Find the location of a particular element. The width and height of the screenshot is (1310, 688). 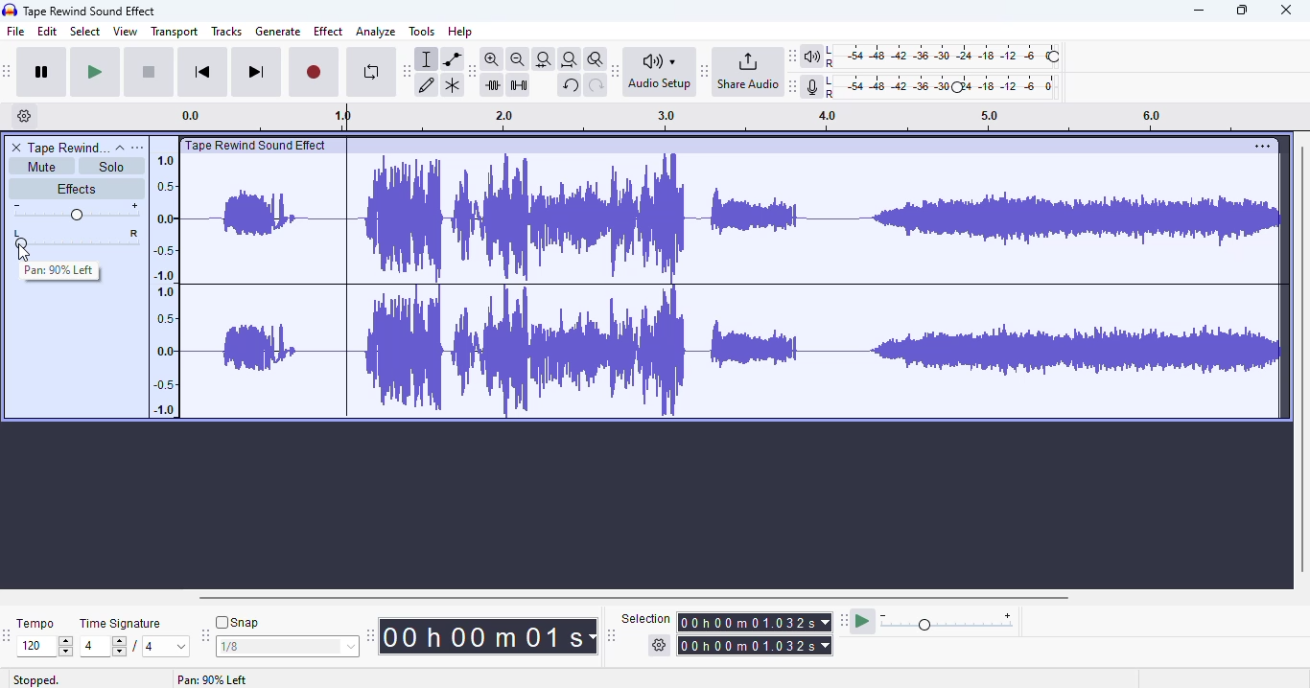

Pan 90% left is located at coordinates (211, 680).